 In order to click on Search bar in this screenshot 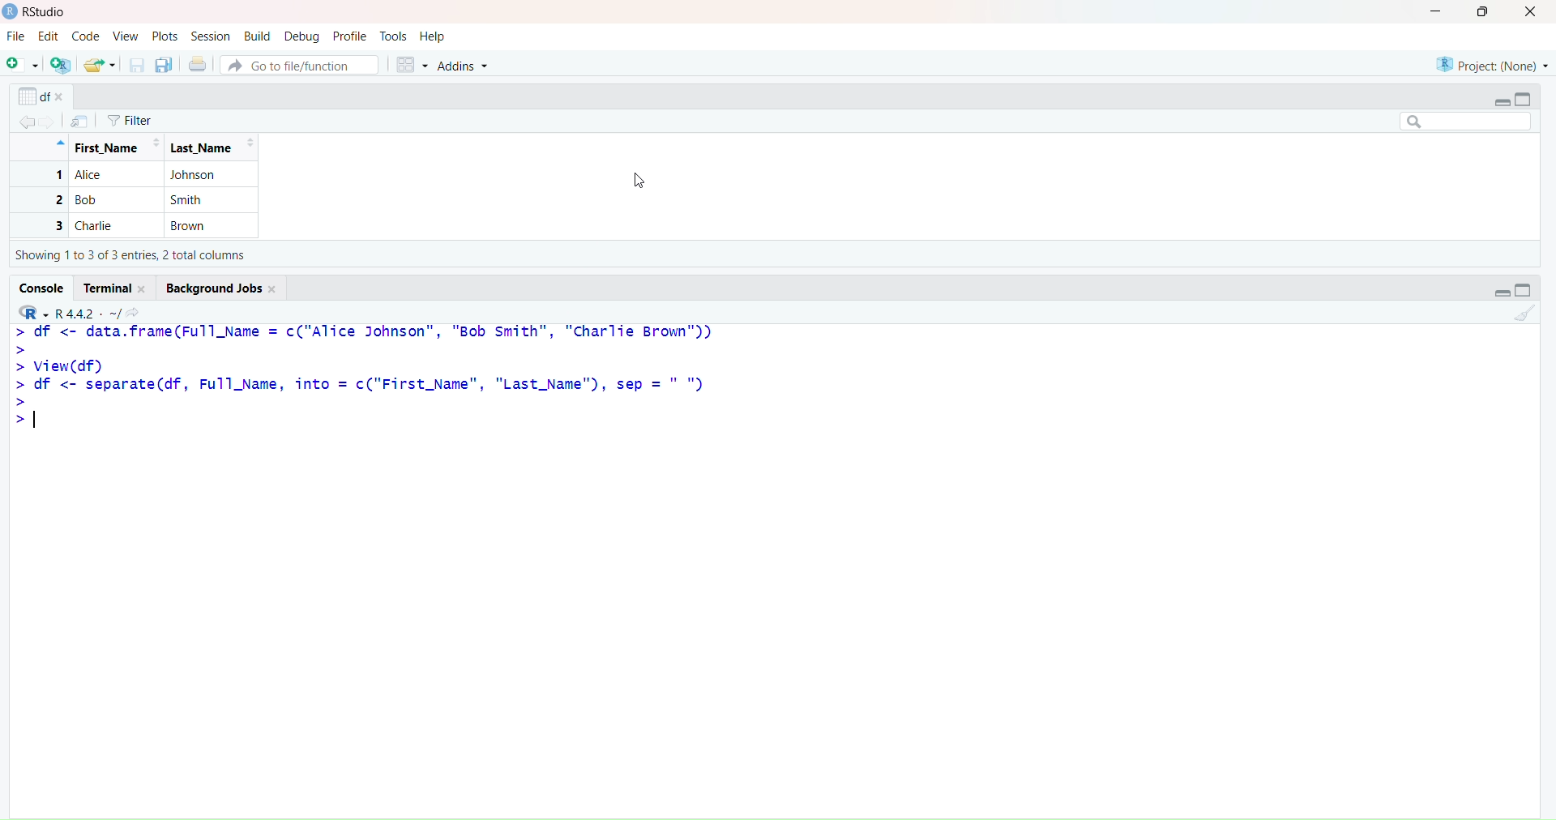, I will do `click(1464, 122)`.